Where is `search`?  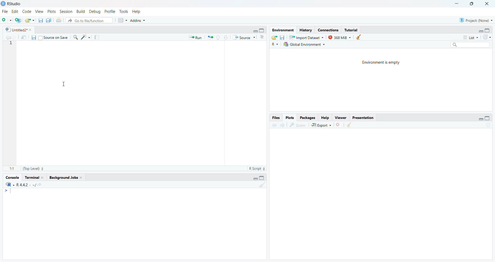 search is located at coordinates (77, 38).